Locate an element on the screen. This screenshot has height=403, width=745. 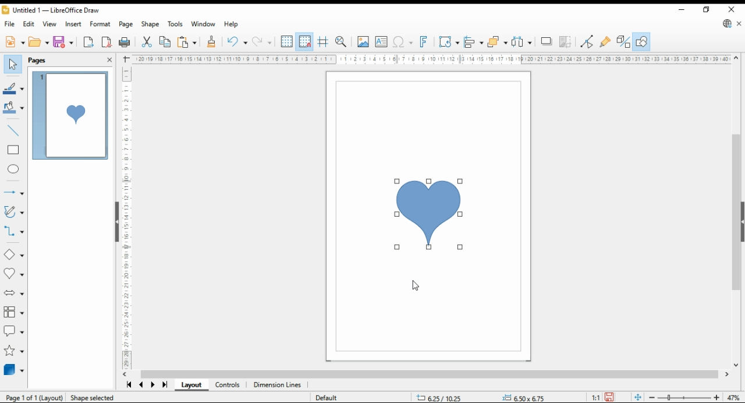
hide button is located at coordinates (119, 221).